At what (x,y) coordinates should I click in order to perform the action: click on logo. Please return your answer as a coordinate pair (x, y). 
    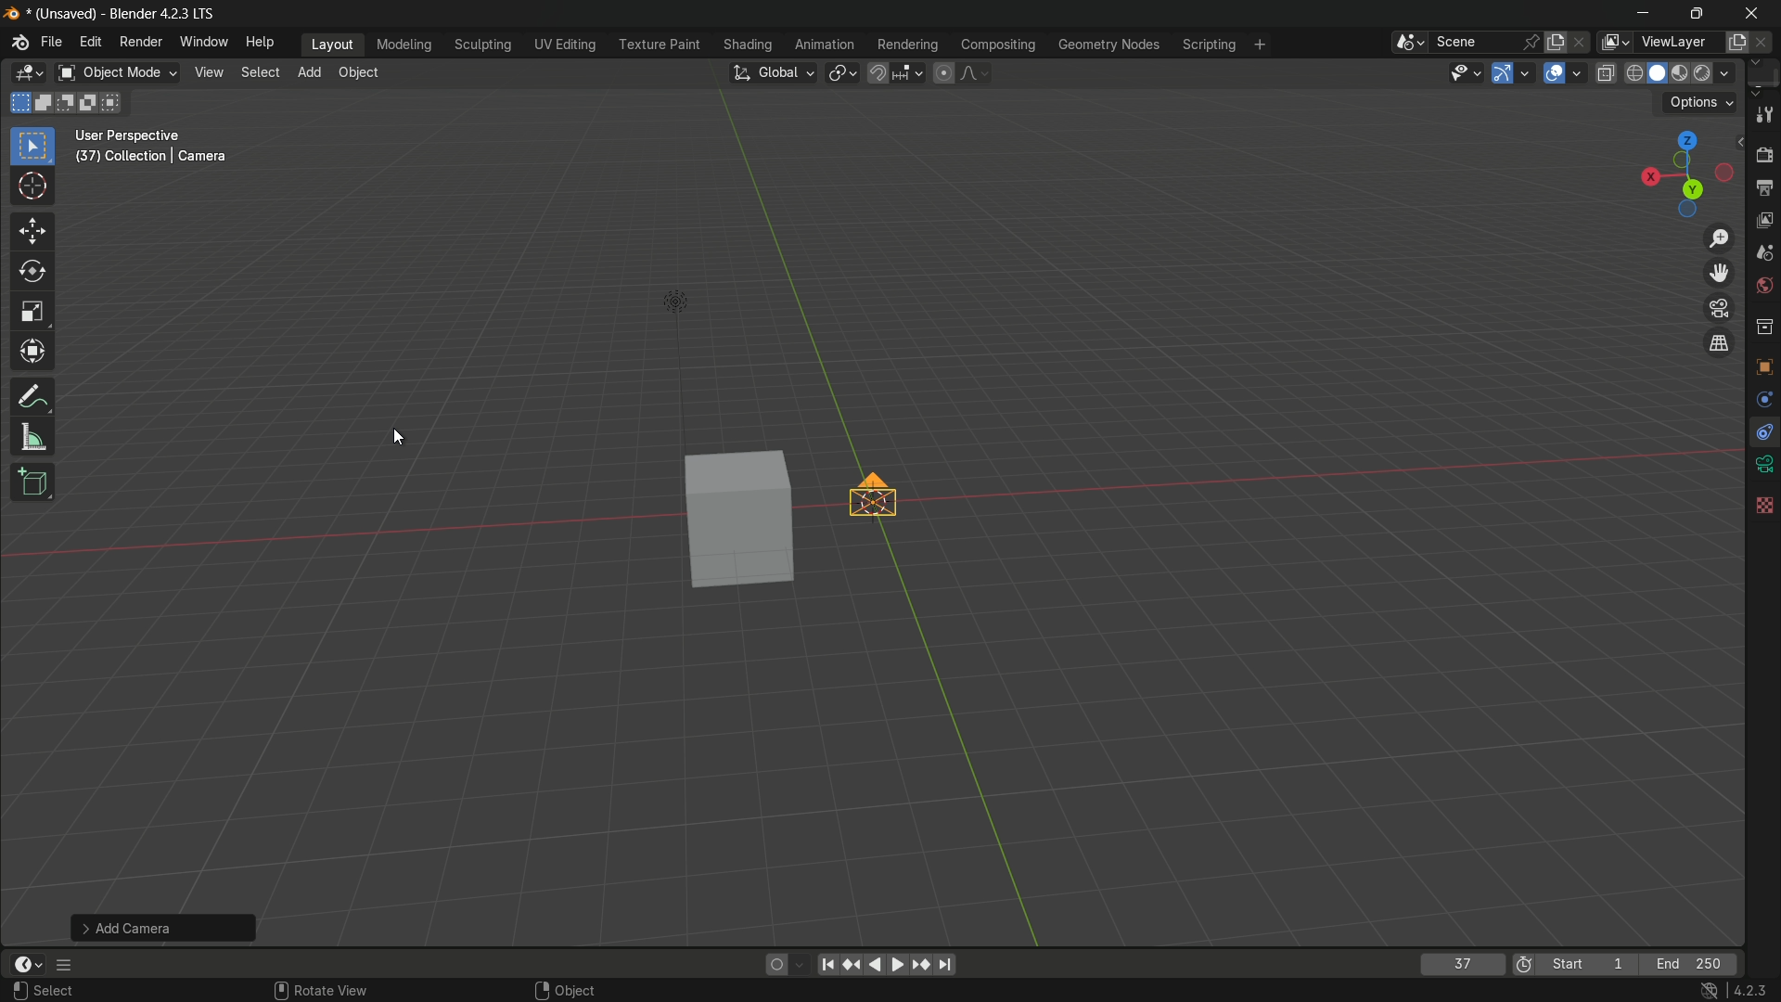
    Looking at the image, I should click on (13, 45).